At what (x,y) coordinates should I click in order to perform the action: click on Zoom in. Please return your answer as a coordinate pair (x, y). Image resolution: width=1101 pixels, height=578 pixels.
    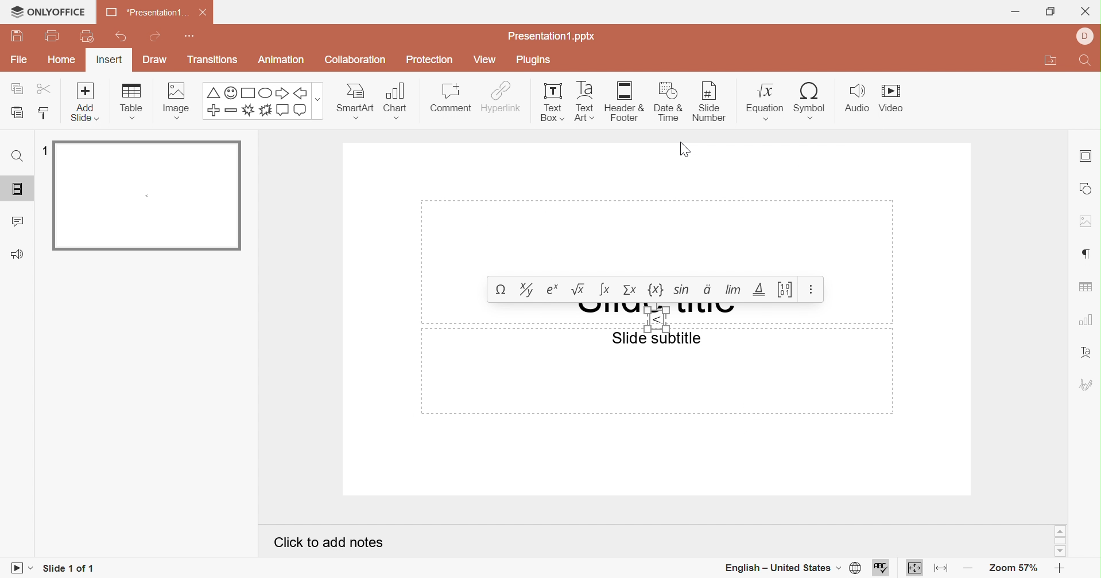
    Looking at the image, I should click on (1060, 569).